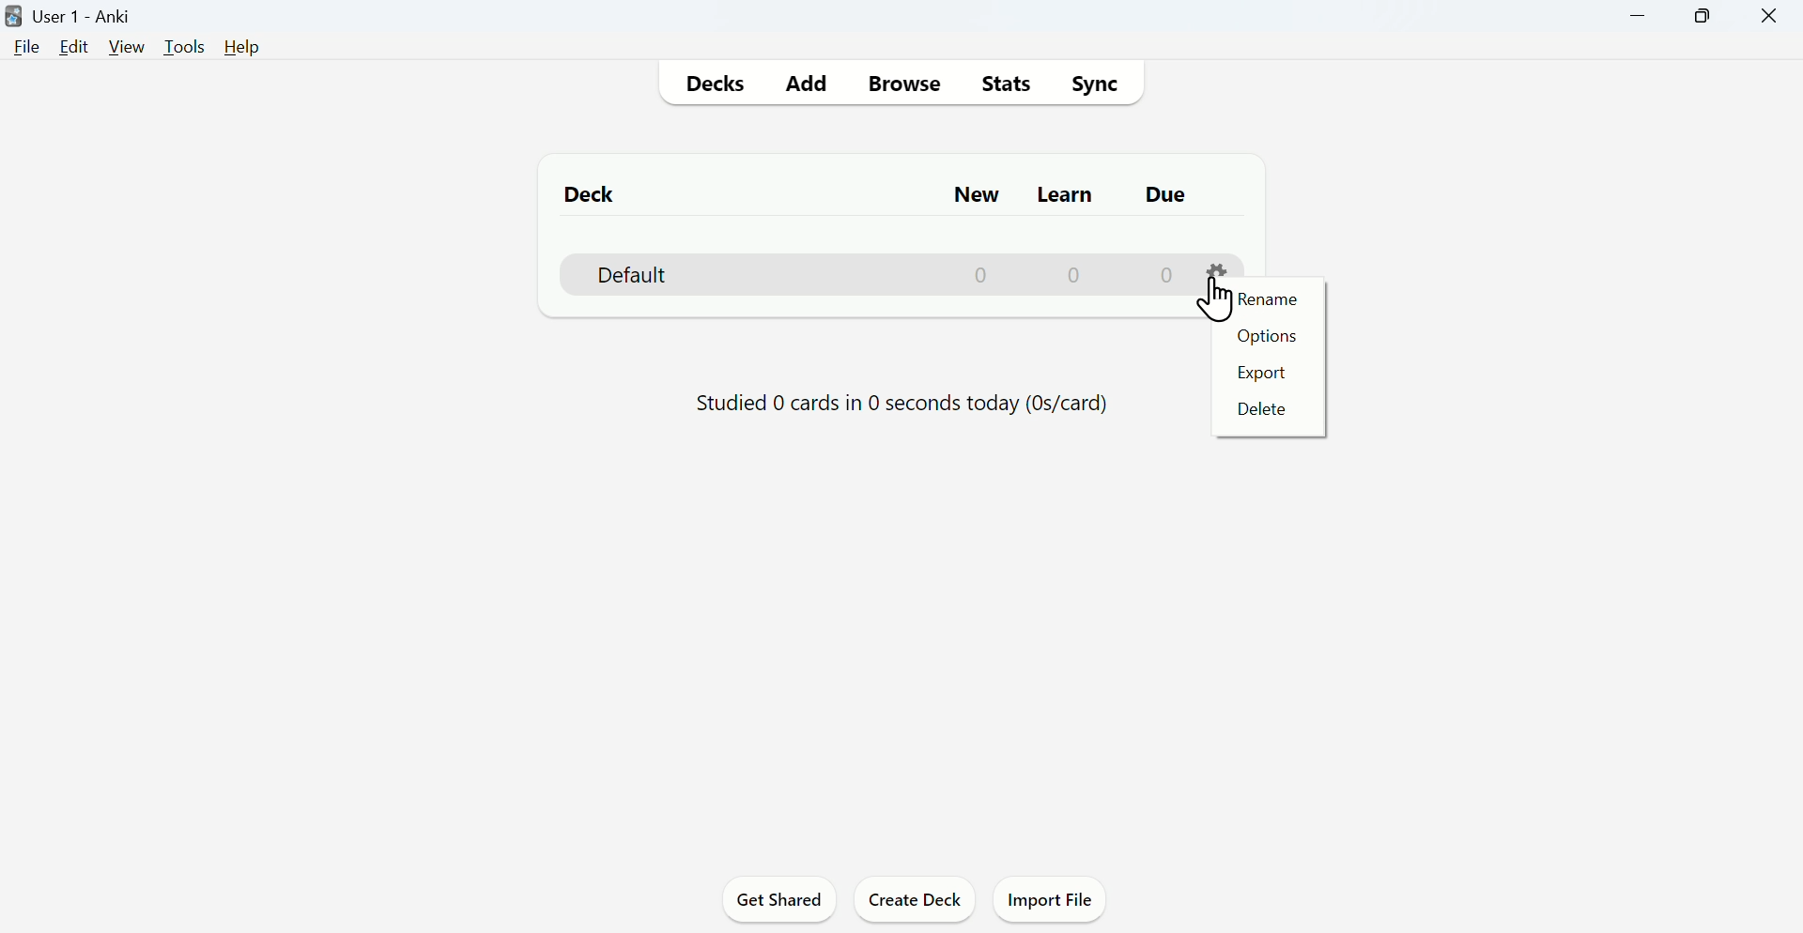  I want to click on Export, so click(1261, 370).